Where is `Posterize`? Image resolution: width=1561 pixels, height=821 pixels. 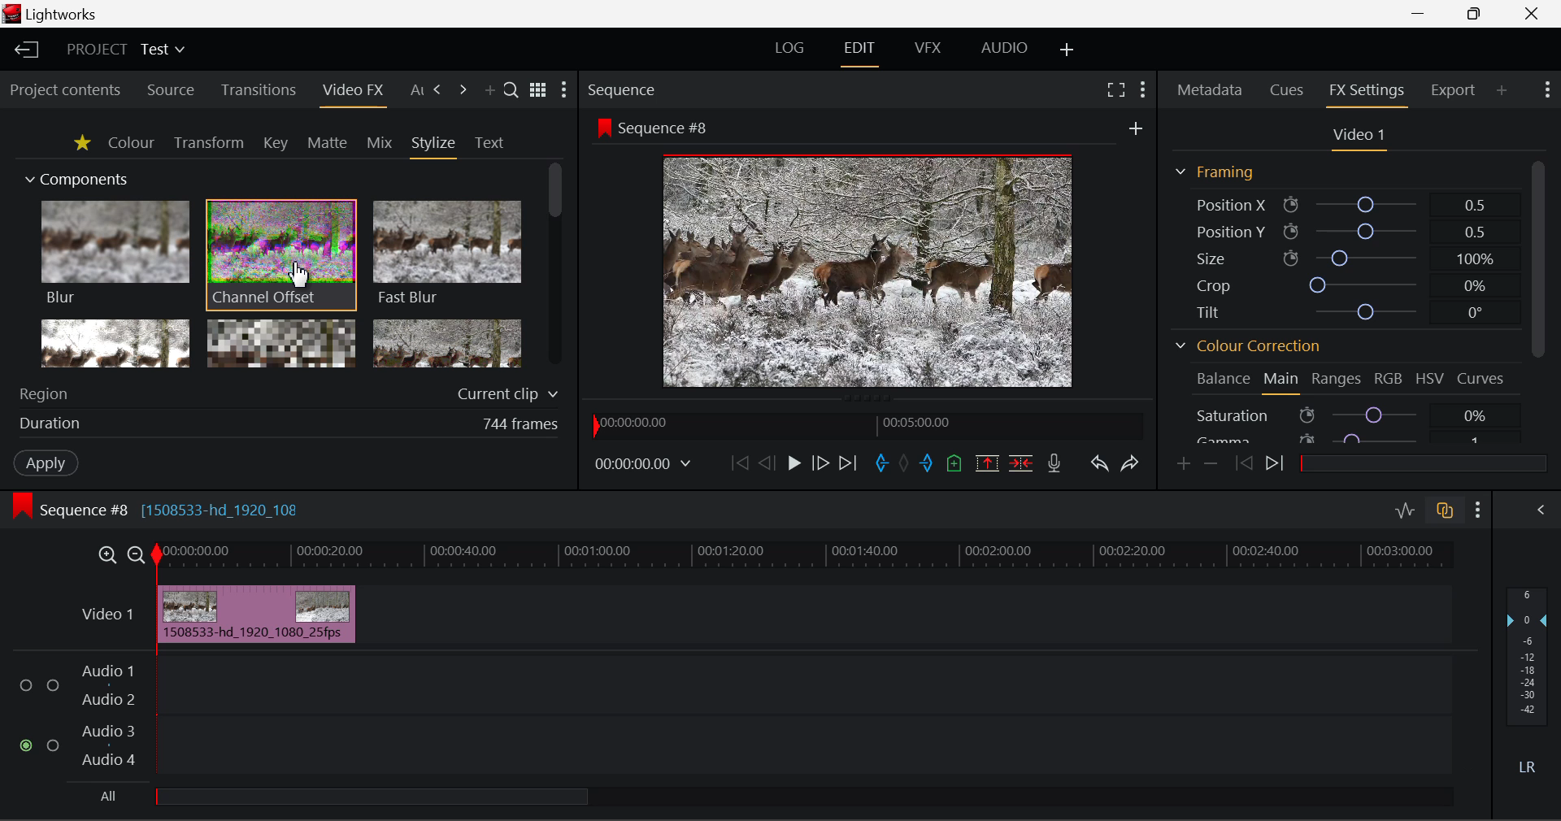
Posterize is located at coordinates (447, 341).